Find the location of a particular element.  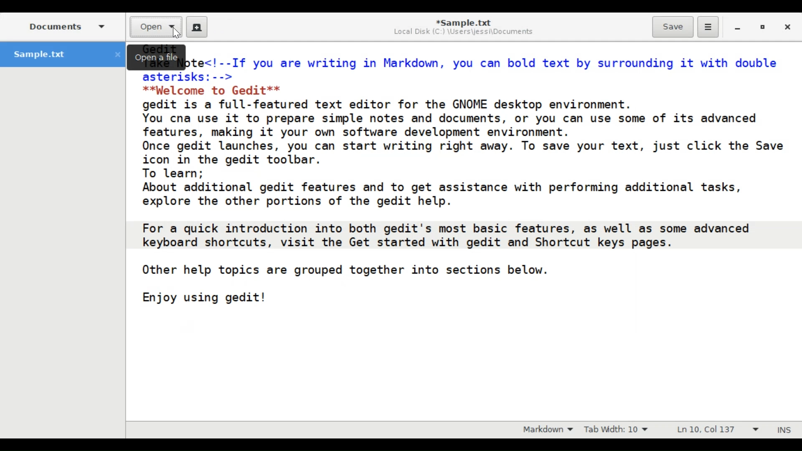

minimize is located at coordinates (739, 27).